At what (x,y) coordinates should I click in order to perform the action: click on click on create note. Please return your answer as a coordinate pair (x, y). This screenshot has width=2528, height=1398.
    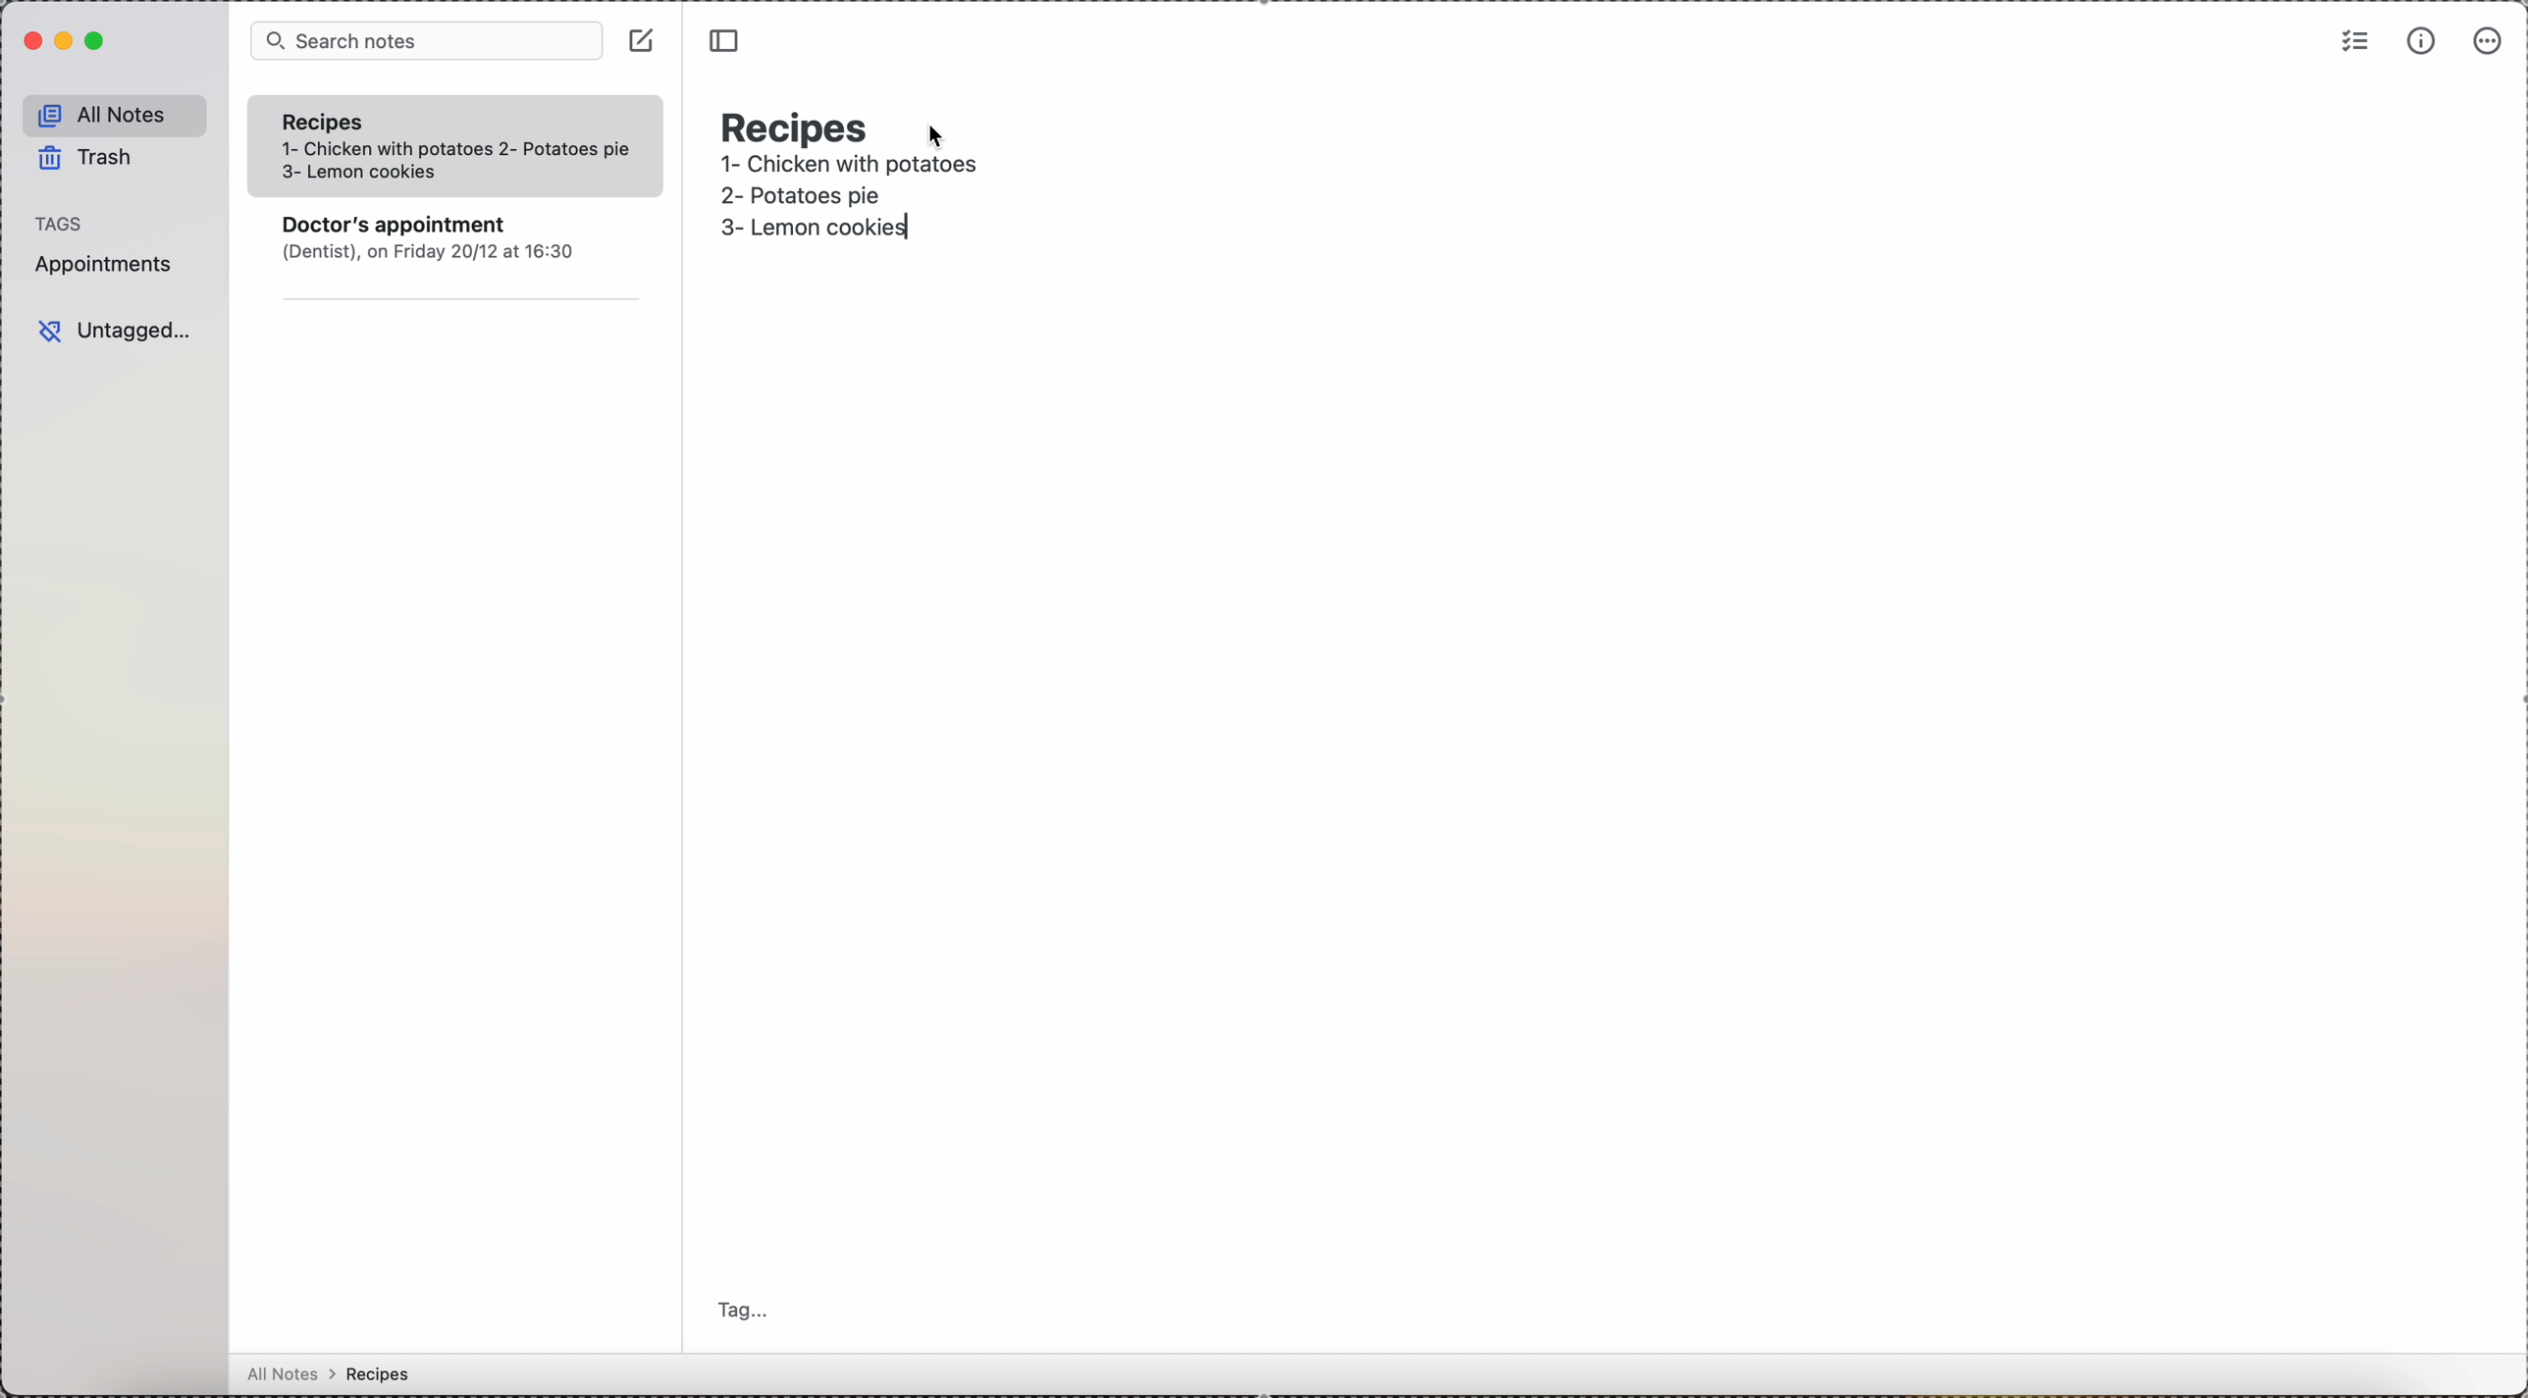
    Looking at the image, I should click on (640, 41).